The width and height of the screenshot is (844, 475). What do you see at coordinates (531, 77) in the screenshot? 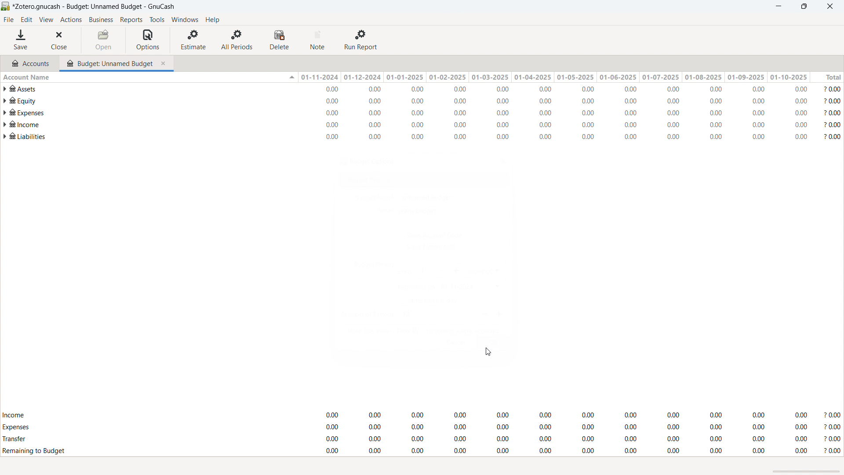
I see `01-04-2025` at bounding box center [531, 77].